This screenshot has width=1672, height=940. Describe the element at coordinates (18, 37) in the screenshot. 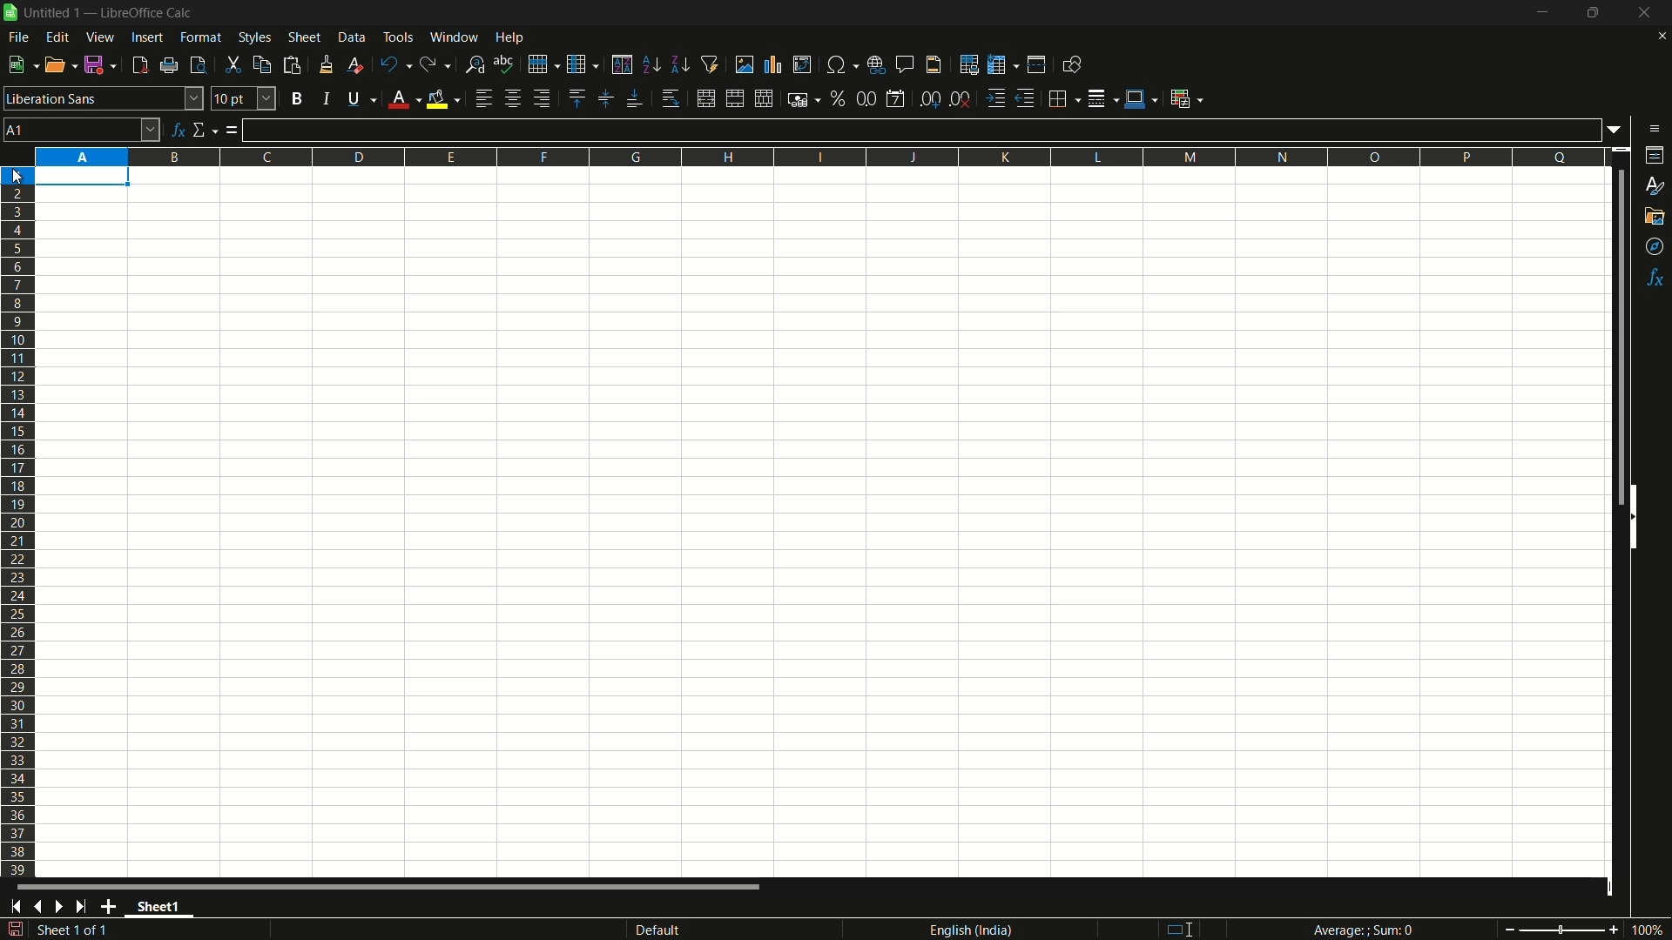

I see `file menu` at that location.